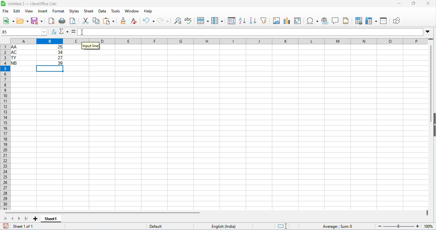 The image size is (436, 230). What do you see at coordinates (36, 219) in the screenshot?
I see `add sheet` at bounding box center [36, 219].